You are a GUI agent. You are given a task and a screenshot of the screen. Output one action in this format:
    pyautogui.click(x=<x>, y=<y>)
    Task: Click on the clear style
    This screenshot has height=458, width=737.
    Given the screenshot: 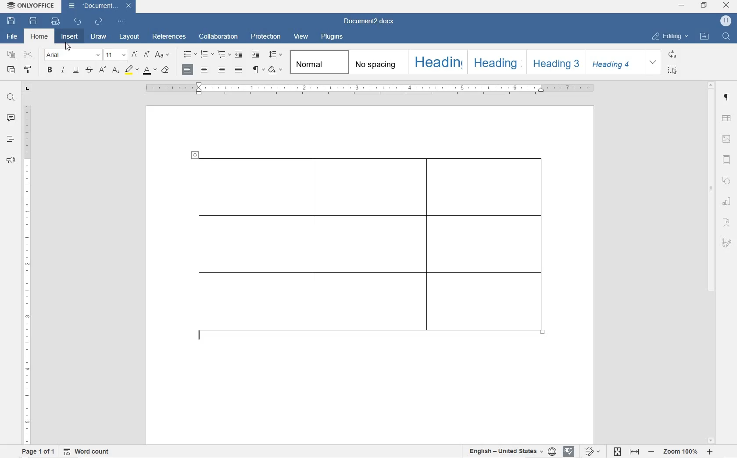 What is the action you would take?
    pyautogui.click(x=166, y=70)
    